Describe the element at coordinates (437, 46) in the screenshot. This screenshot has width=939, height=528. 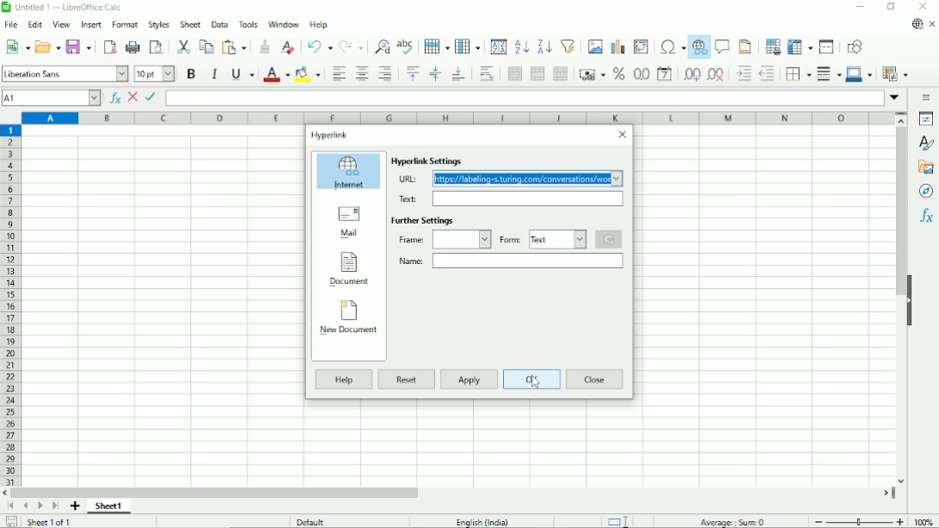
I see `Row` at that location.